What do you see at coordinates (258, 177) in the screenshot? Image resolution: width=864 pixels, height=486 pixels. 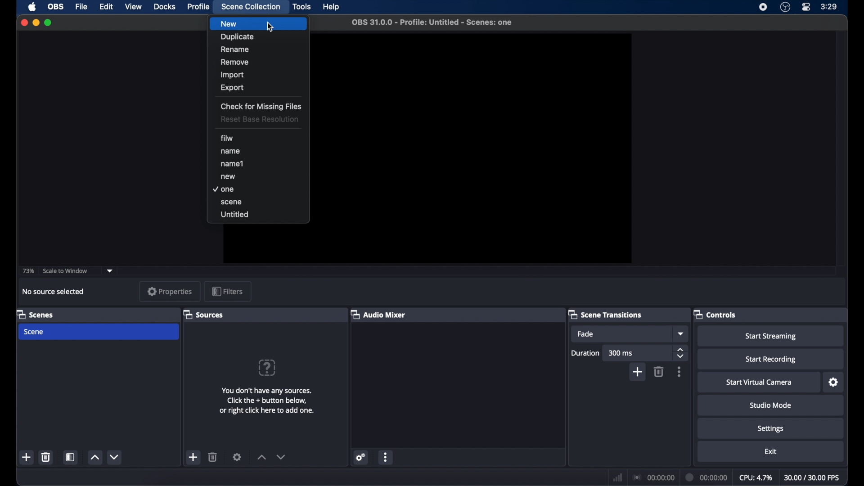 I see `new` at bounding box center [258, 177].